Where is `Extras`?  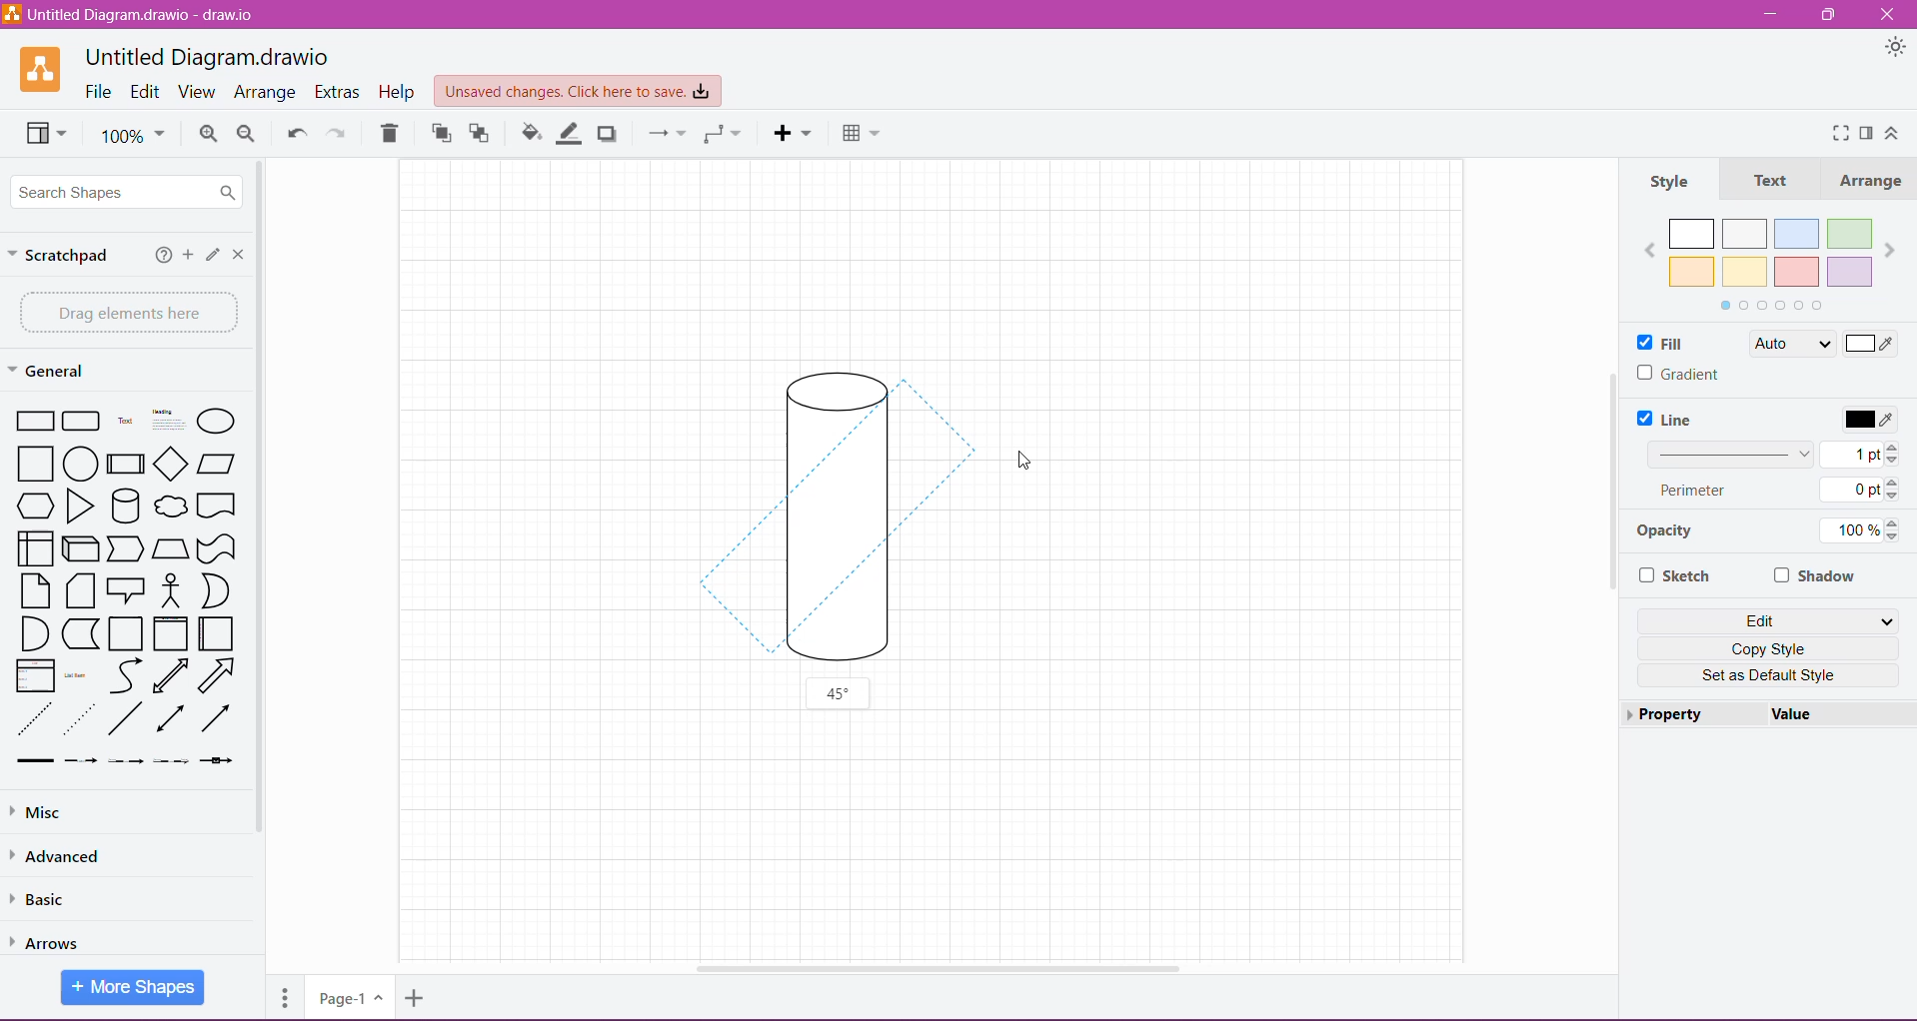 Extras is located at coordinates (338, 91).